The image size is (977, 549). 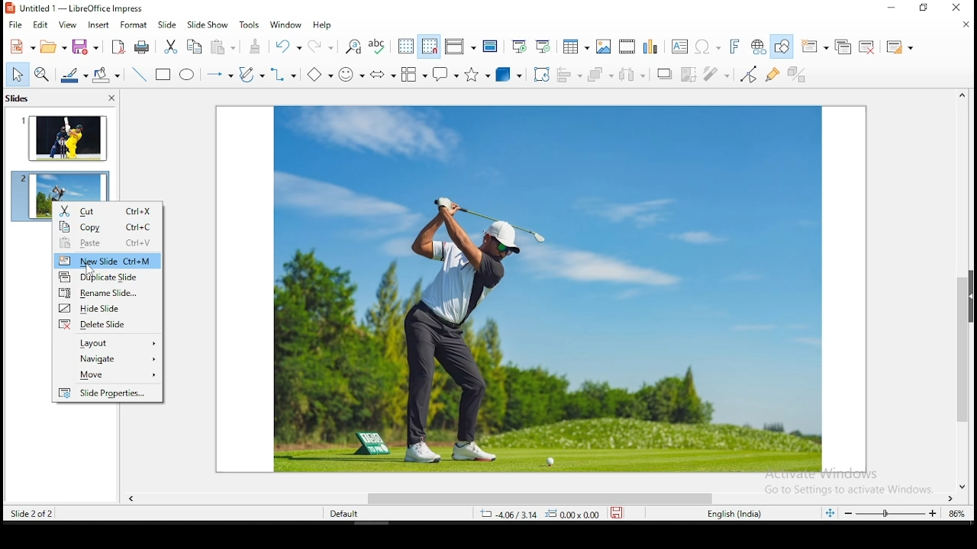 What do you see at coordinates (748, 74) in the screenshot?
I see `toggle point edit mode` at bounding box center [748, 74].